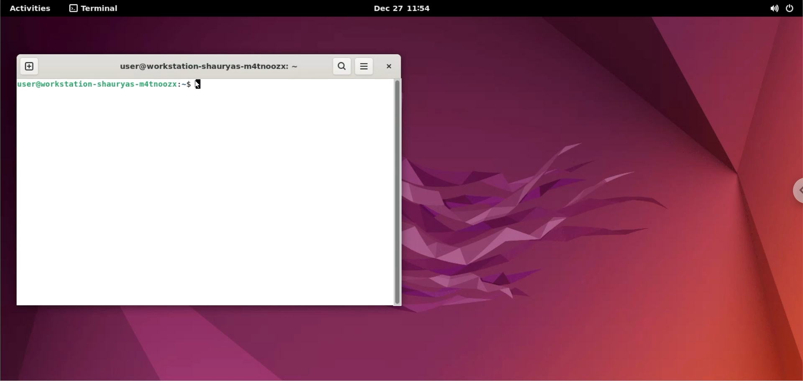 Image resolution: width=803 pixels, height=381 pixels. I want to click on scroll bar, so click(398, 193).